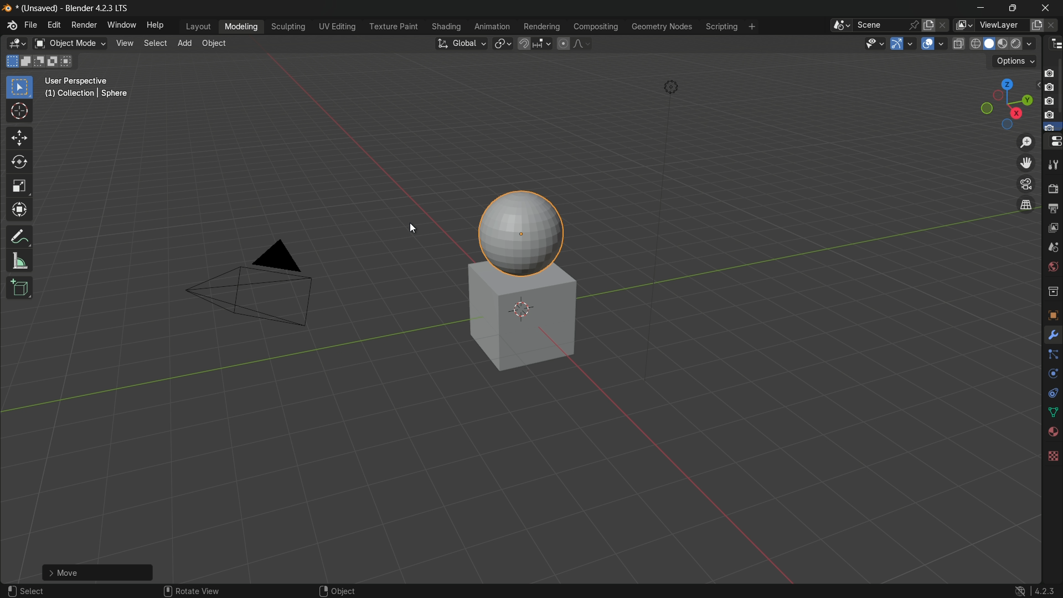 This screenshot has height=598, width=1063. I want to click on User Perspective (1) Collection | Sphere, so click(86, 87).